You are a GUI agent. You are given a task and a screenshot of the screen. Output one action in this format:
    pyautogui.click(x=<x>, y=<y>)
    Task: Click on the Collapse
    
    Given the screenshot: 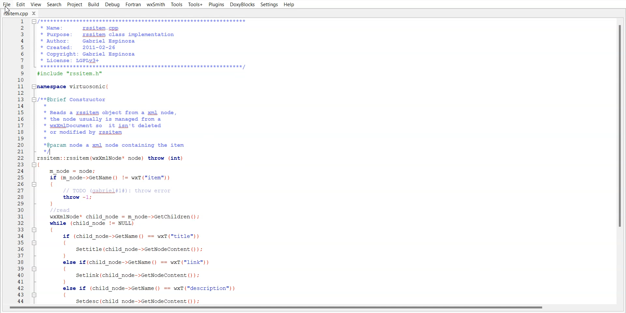 What is the action you would take?
    pyautogui.click(x=34, y=184)
    